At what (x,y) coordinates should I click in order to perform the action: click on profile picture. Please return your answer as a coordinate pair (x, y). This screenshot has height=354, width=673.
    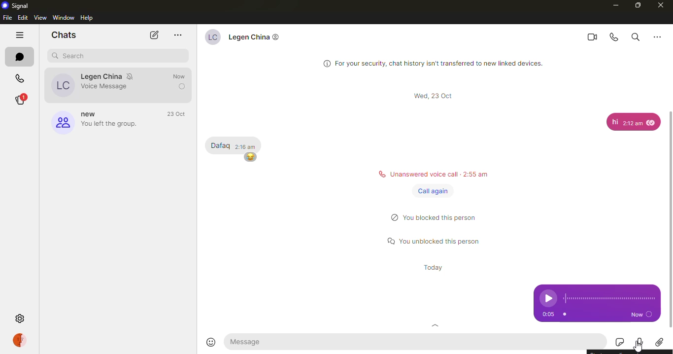
    Looking at the image, I should click on (62, 86).